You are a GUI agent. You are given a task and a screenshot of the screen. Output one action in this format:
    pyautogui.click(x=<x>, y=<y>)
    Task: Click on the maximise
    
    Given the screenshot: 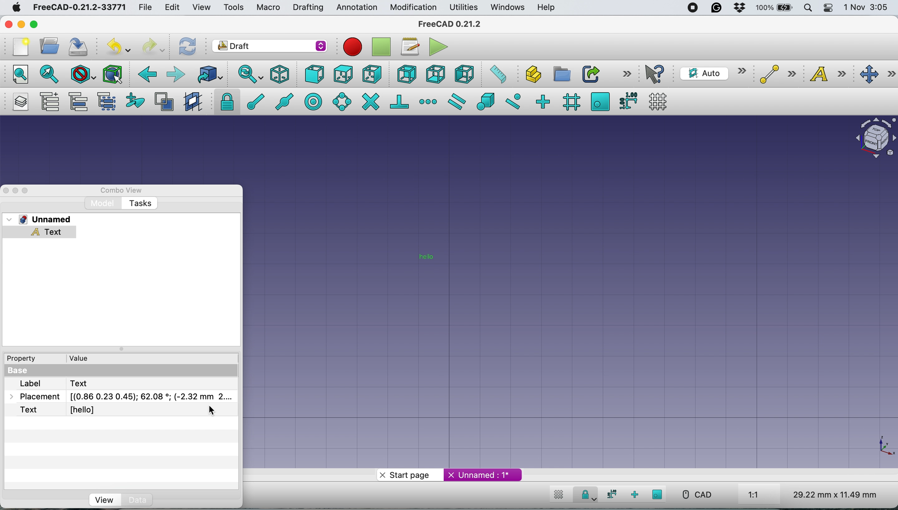 What is the action you would take?
    pyautogui.click(x=30, y=189)
    